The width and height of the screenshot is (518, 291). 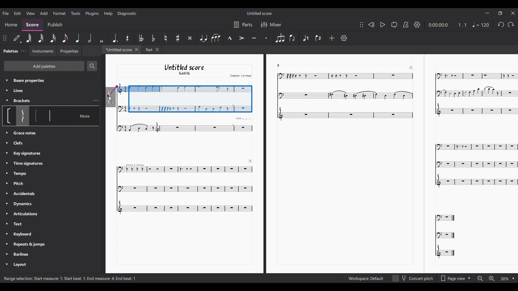 What do you see at coordinates (126, 278) in the screenshot?
I see `End beat :1` at bounding box center [126, 278].